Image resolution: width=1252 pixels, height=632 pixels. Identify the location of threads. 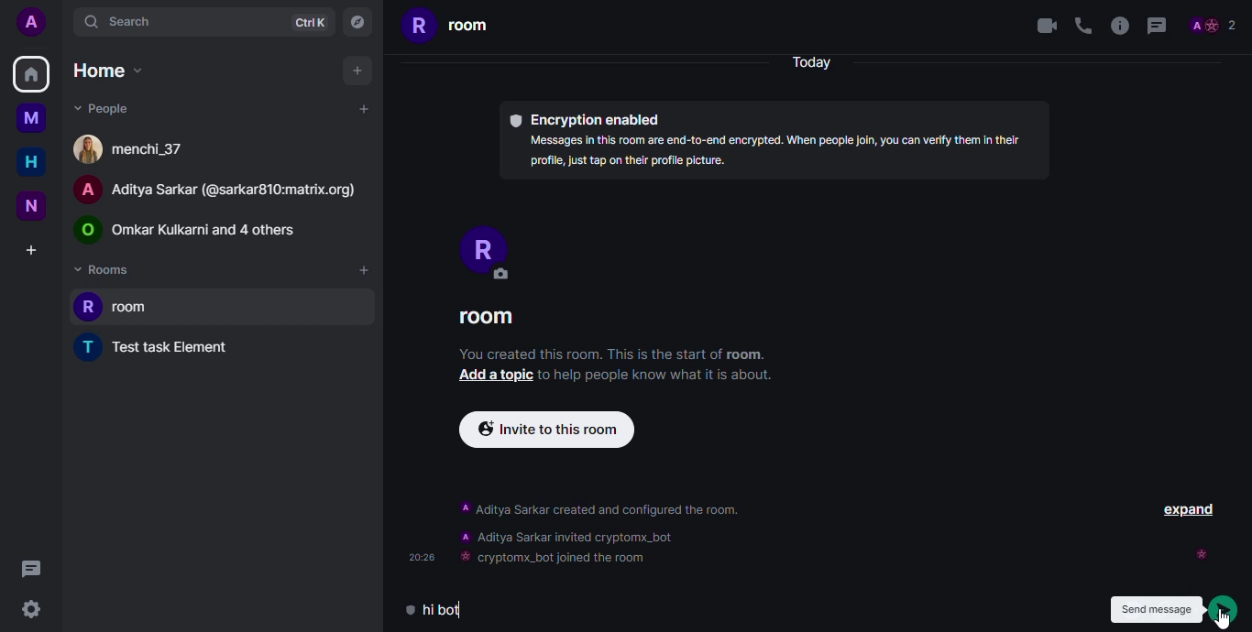
(1161, 25).